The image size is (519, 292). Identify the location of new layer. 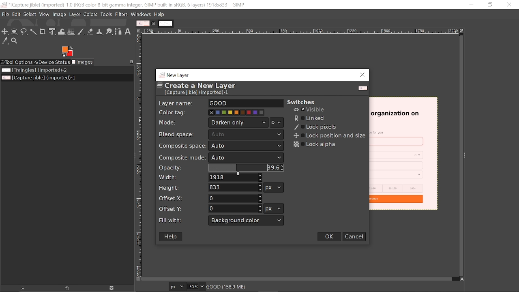
(175, 74).